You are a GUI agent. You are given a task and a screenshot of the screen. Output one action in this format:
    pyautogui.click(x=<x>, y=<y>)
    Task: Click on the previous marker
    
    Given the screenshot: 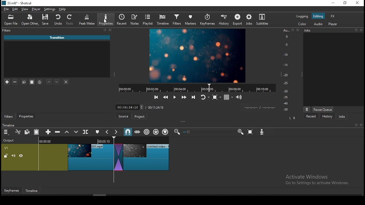 What is the action you would take?
    pyautogui.click(x=108, y=132)
    